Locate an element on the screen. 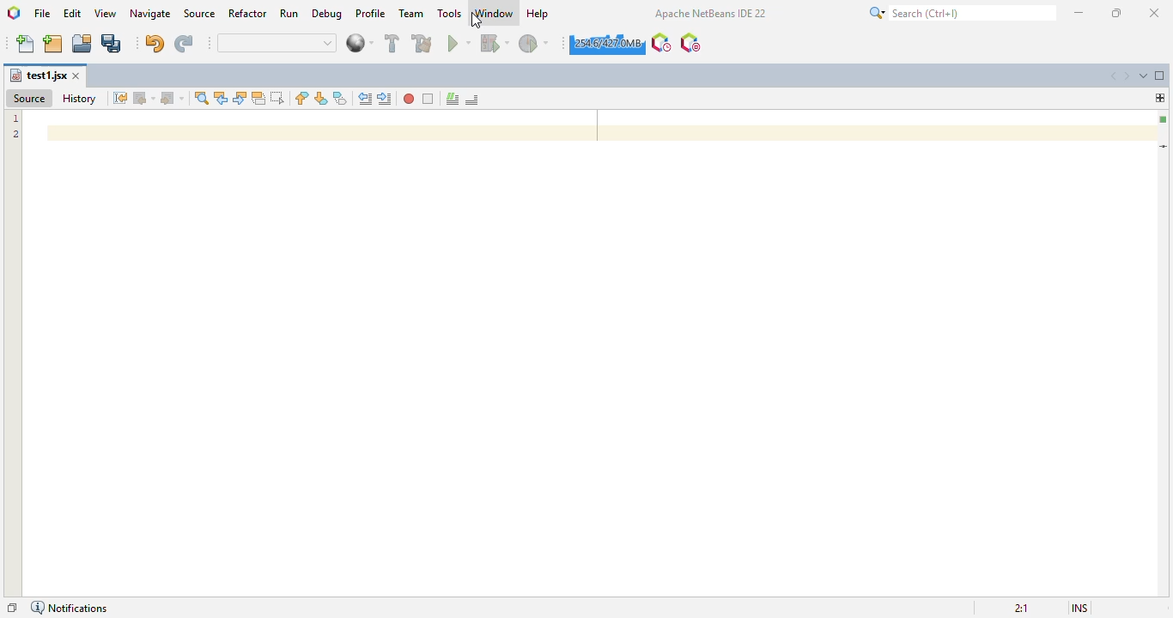 The width and height of the screenshot is (1173, 618). find selection is located at coordinates (202, 98).